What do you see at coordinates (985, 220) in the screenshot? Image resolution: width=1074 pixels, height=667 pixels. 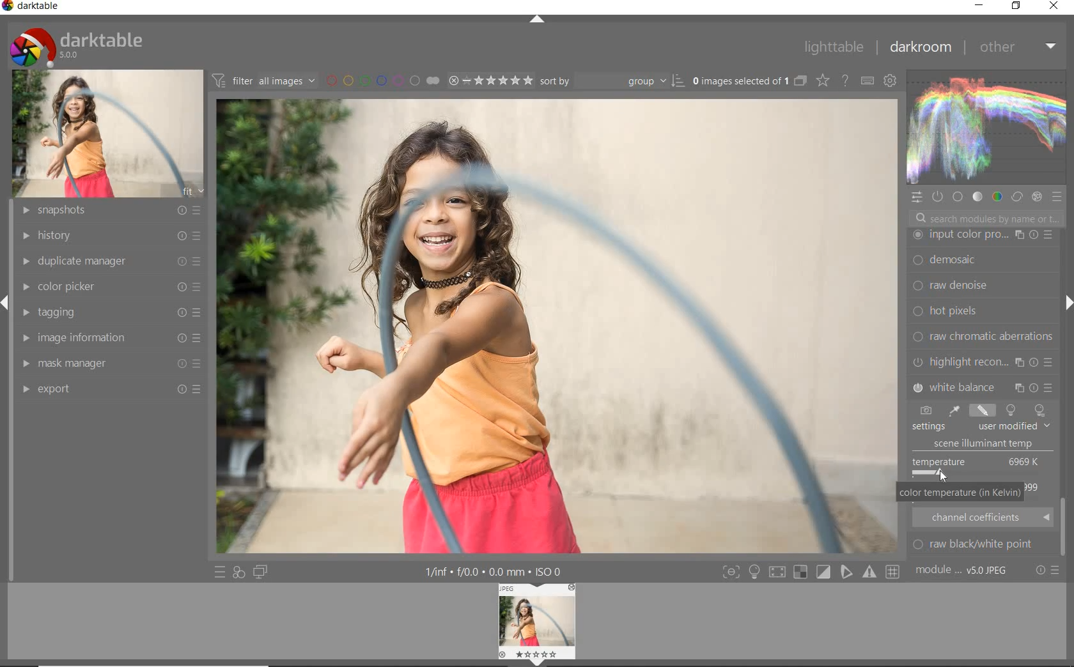 I see `search modules` at bounding box center [985, 220].